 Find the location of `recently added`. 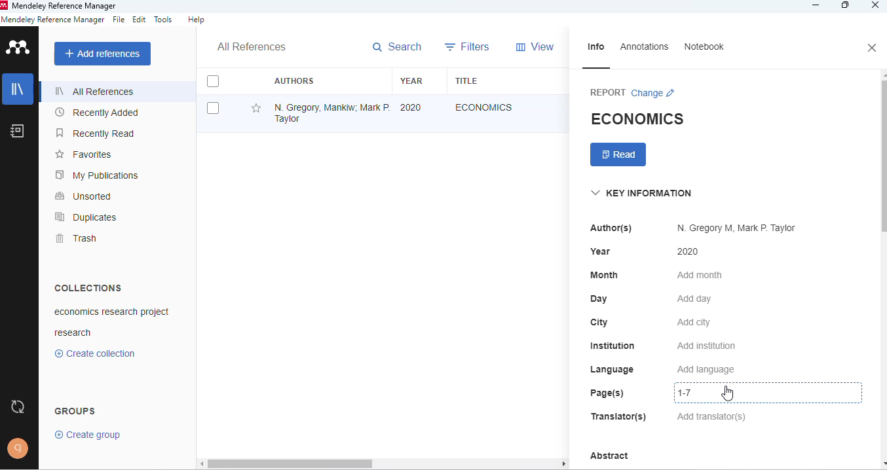

recently added is located at coordinates (96, 113).